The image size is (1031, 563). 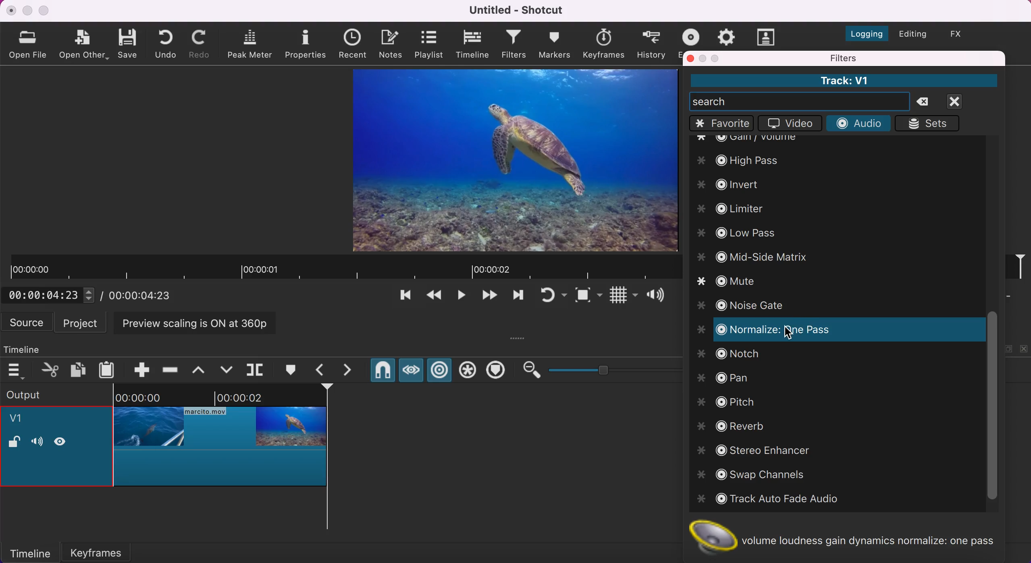 What do you see at coordinates (850, 537) in the screenshot?
I see `volume loudness gain dynamics normalize: one pass` at bounding box center [850, 537].